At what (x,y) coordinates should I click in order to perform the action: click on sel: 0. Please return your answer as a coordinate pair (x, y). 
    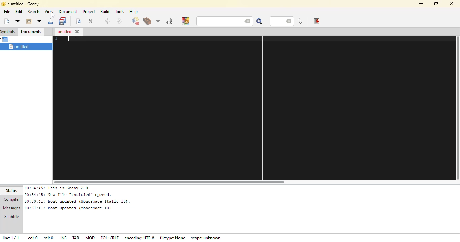
    Looking at the image, I should click on (48, 238).